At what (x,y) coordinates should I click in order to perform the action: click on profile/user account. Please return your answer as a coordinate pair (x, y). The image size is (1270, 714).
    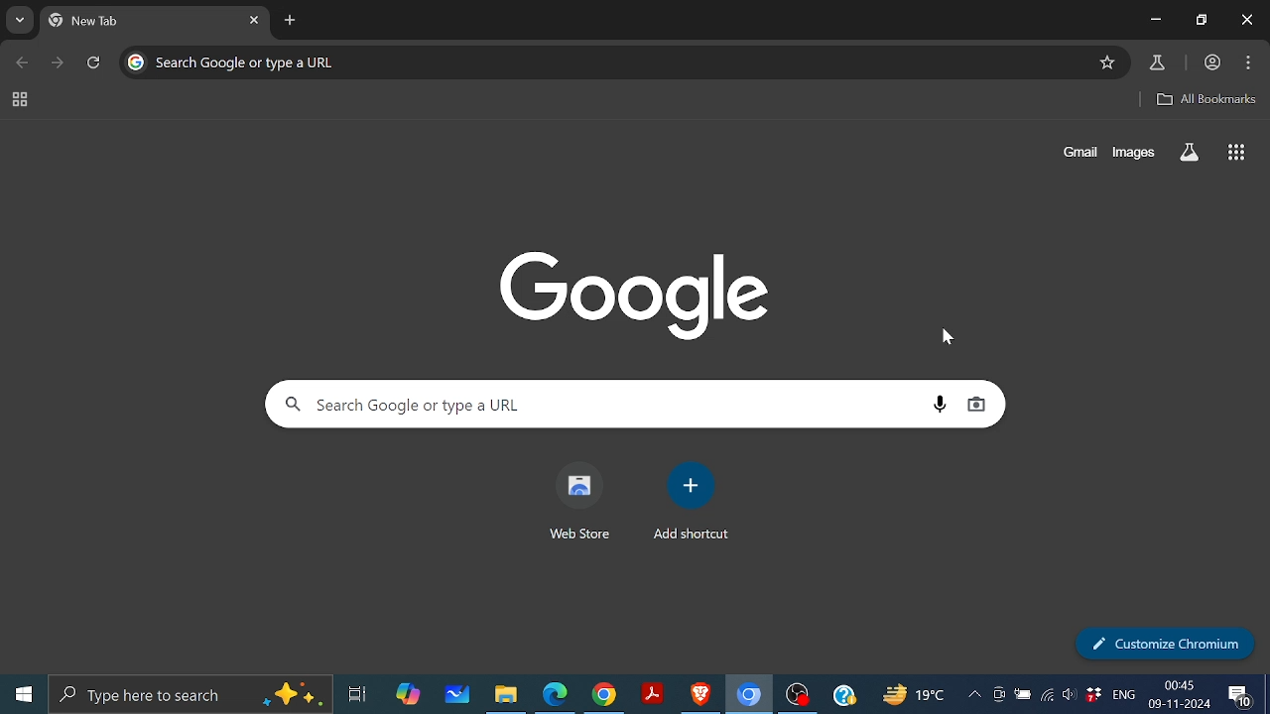
    Looking at the image, I should click on (1209, 62).